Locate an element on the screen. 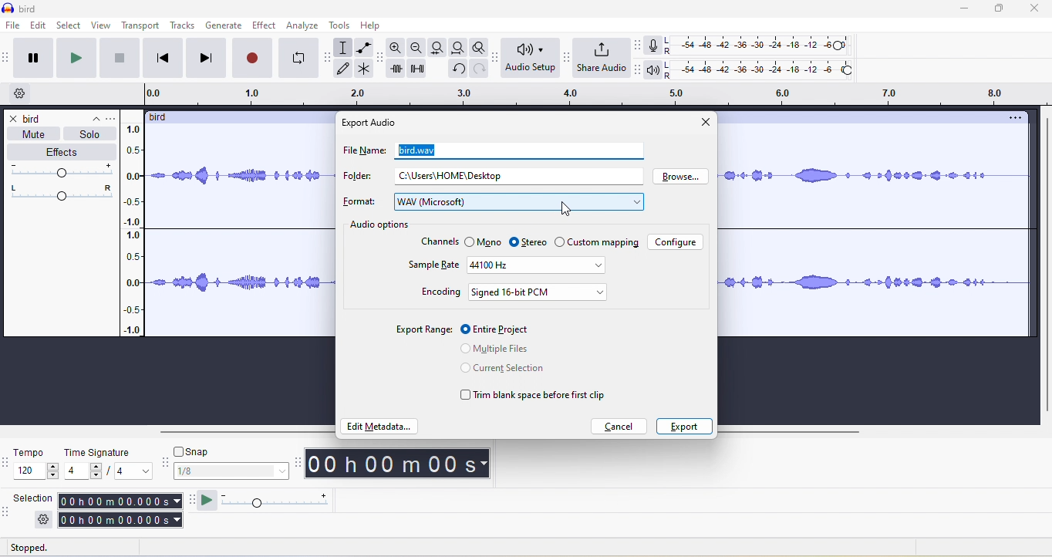 The width and height of the screenshot is (1052, 557). channels is located at coordinates (438, 242).